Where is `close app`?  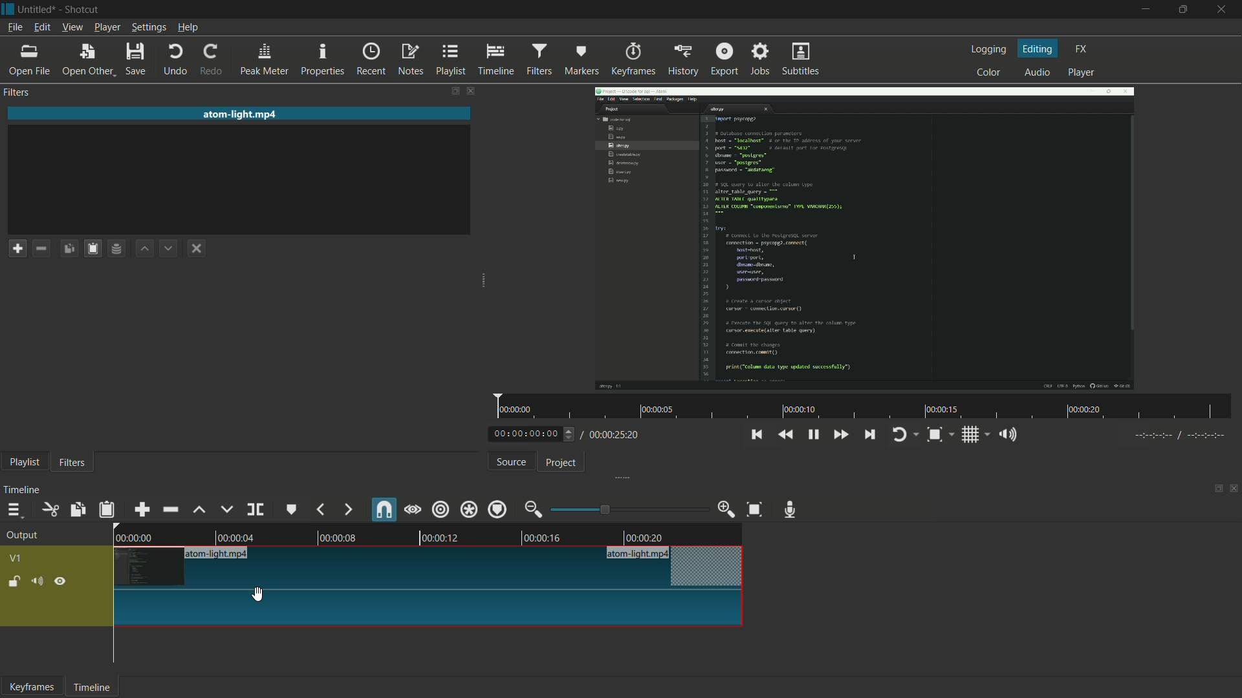 close app is located at coordinates (1225, 8).